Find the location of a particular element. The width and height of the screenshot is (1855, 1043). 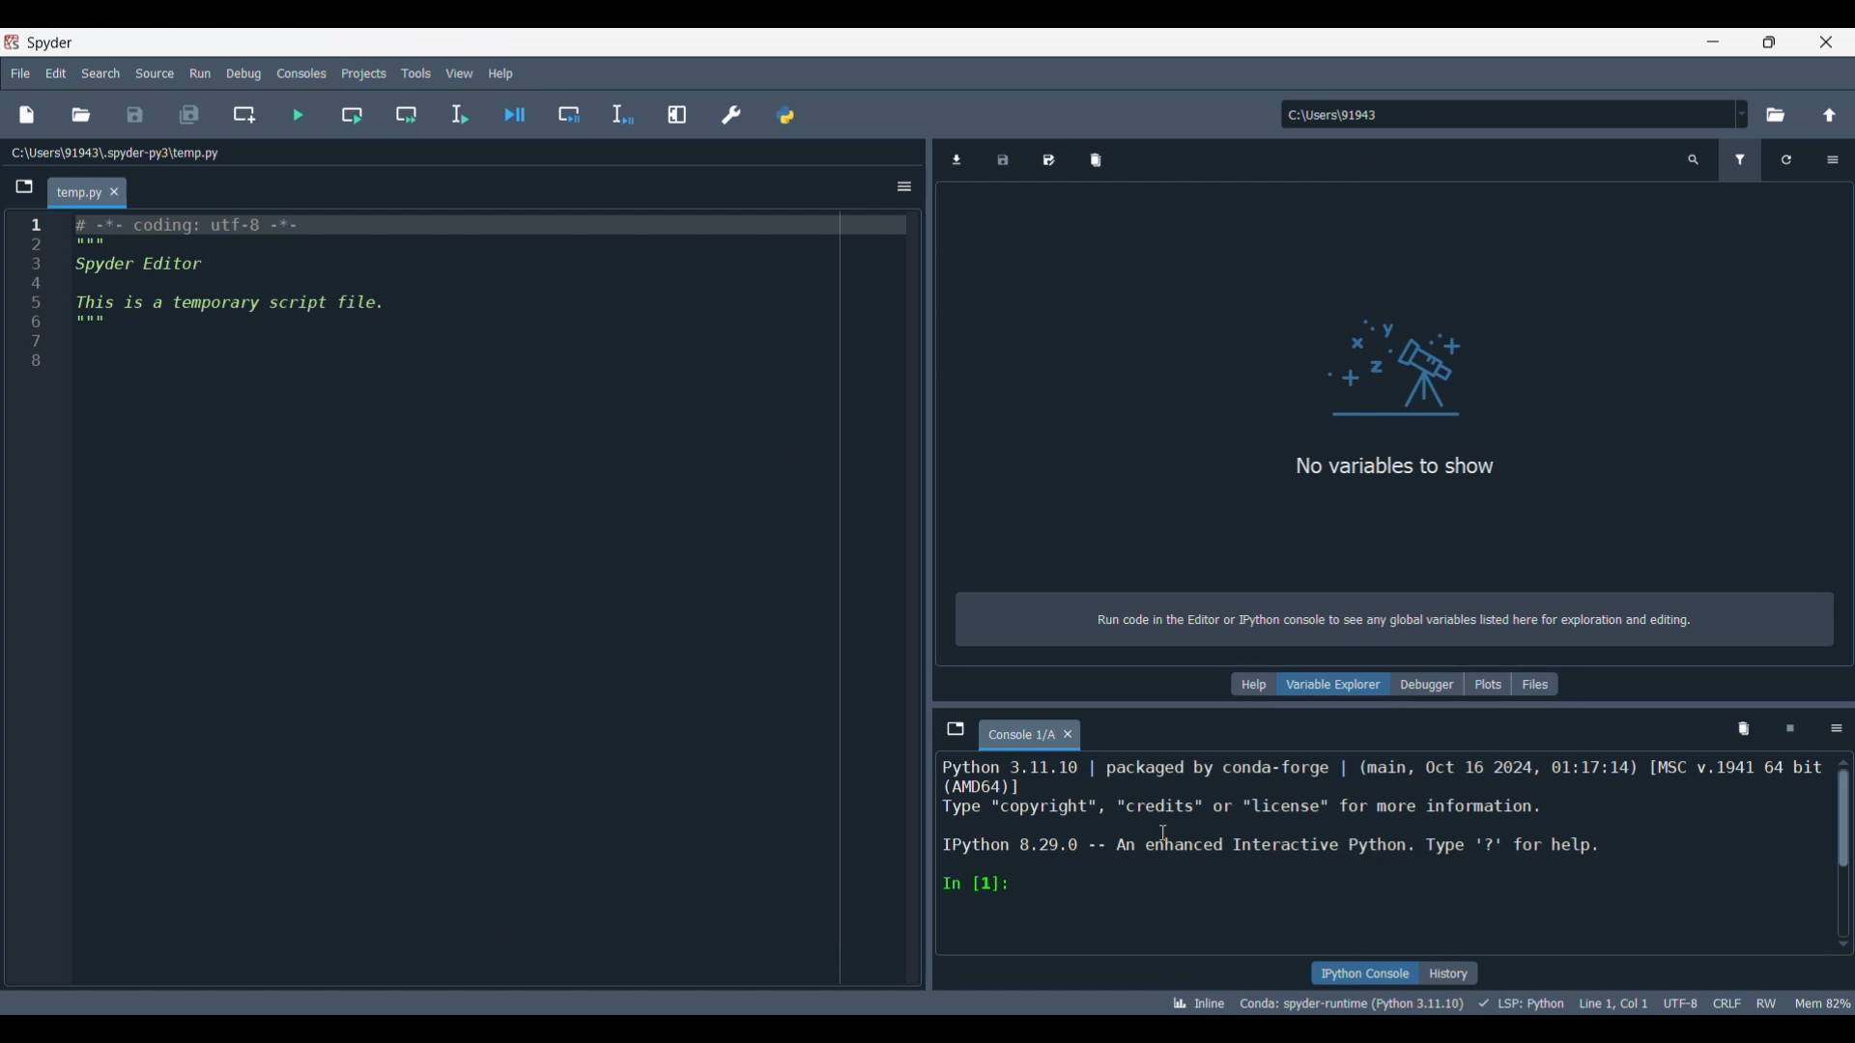

File menu is located at coordinates (20, 73).